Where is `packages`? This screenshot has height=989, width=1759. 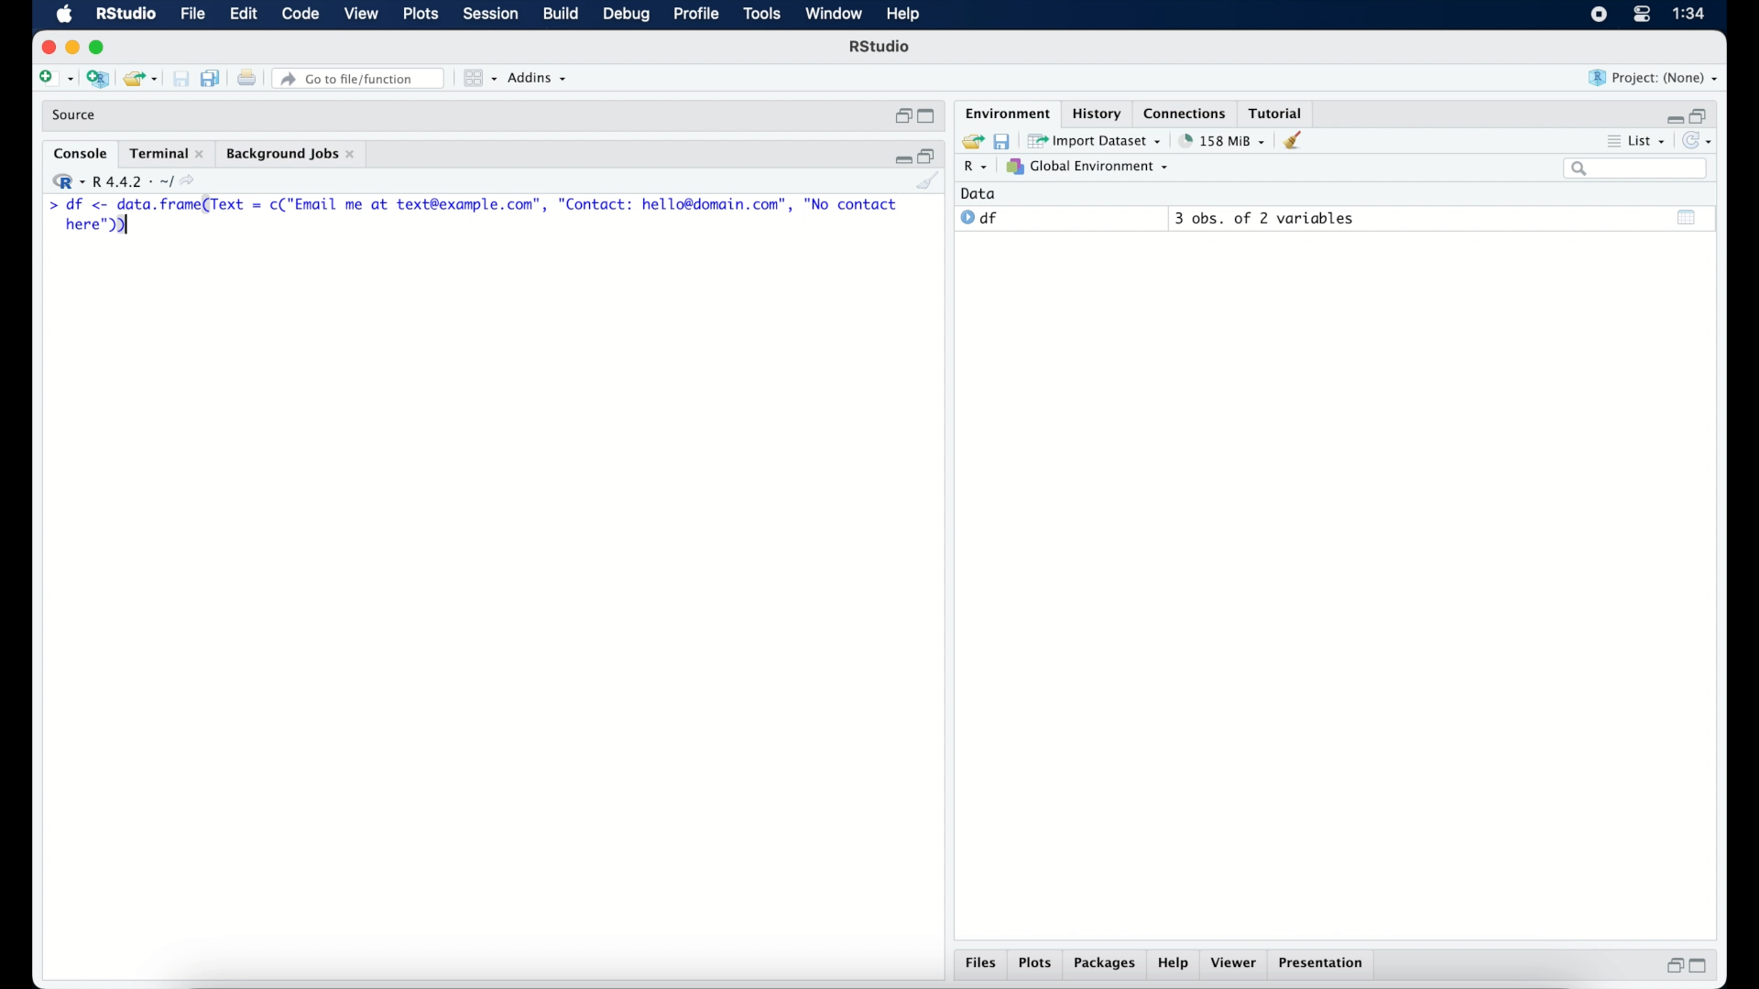
packages is located at coordinates (1104, 964).